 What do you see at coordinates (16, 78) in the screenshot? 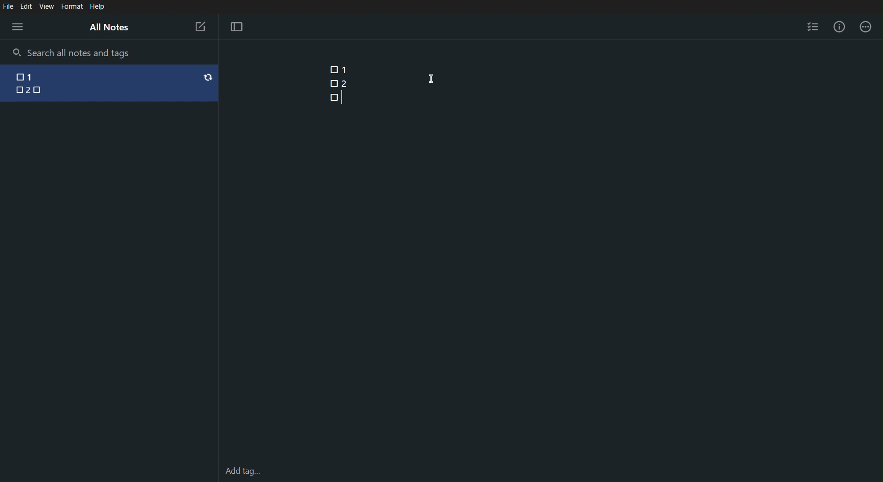
I see `checkbox` at bounding box center [16, 78].